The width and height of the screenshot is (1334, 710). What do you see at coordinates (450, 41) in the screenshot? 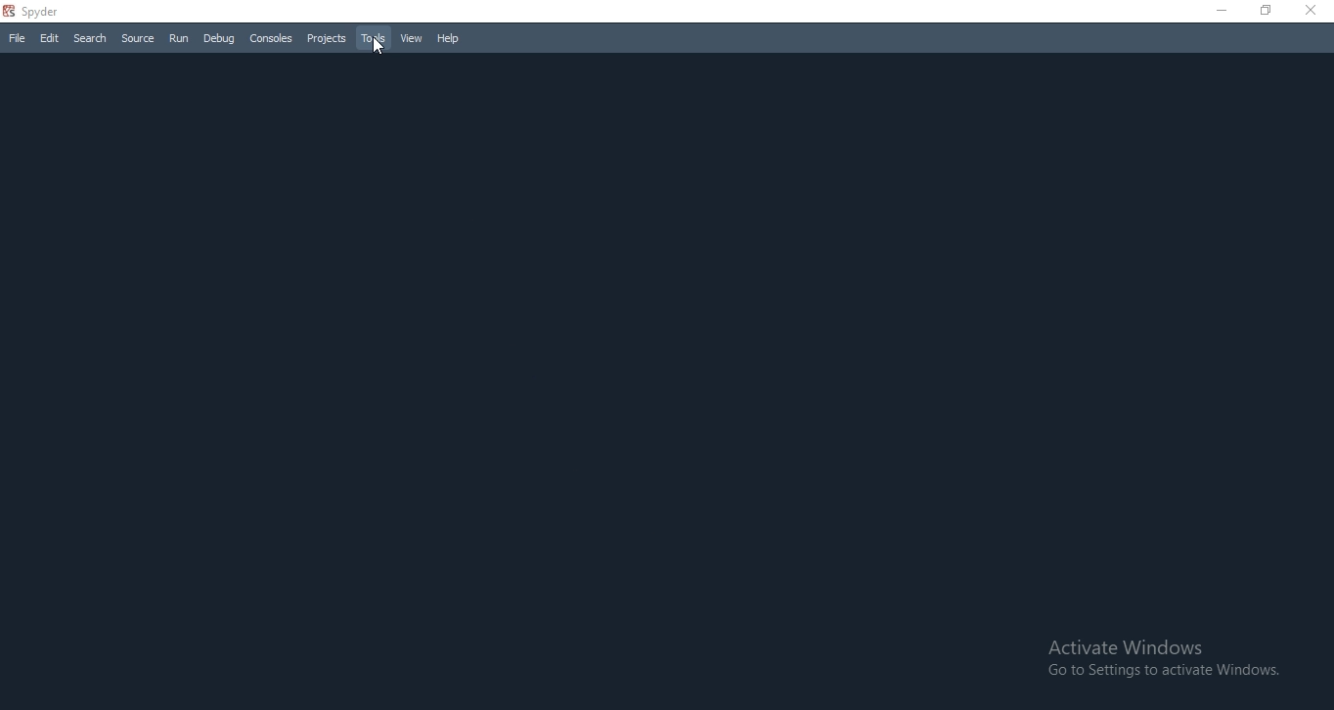
I see `Help` at bounding box center [450, 41].